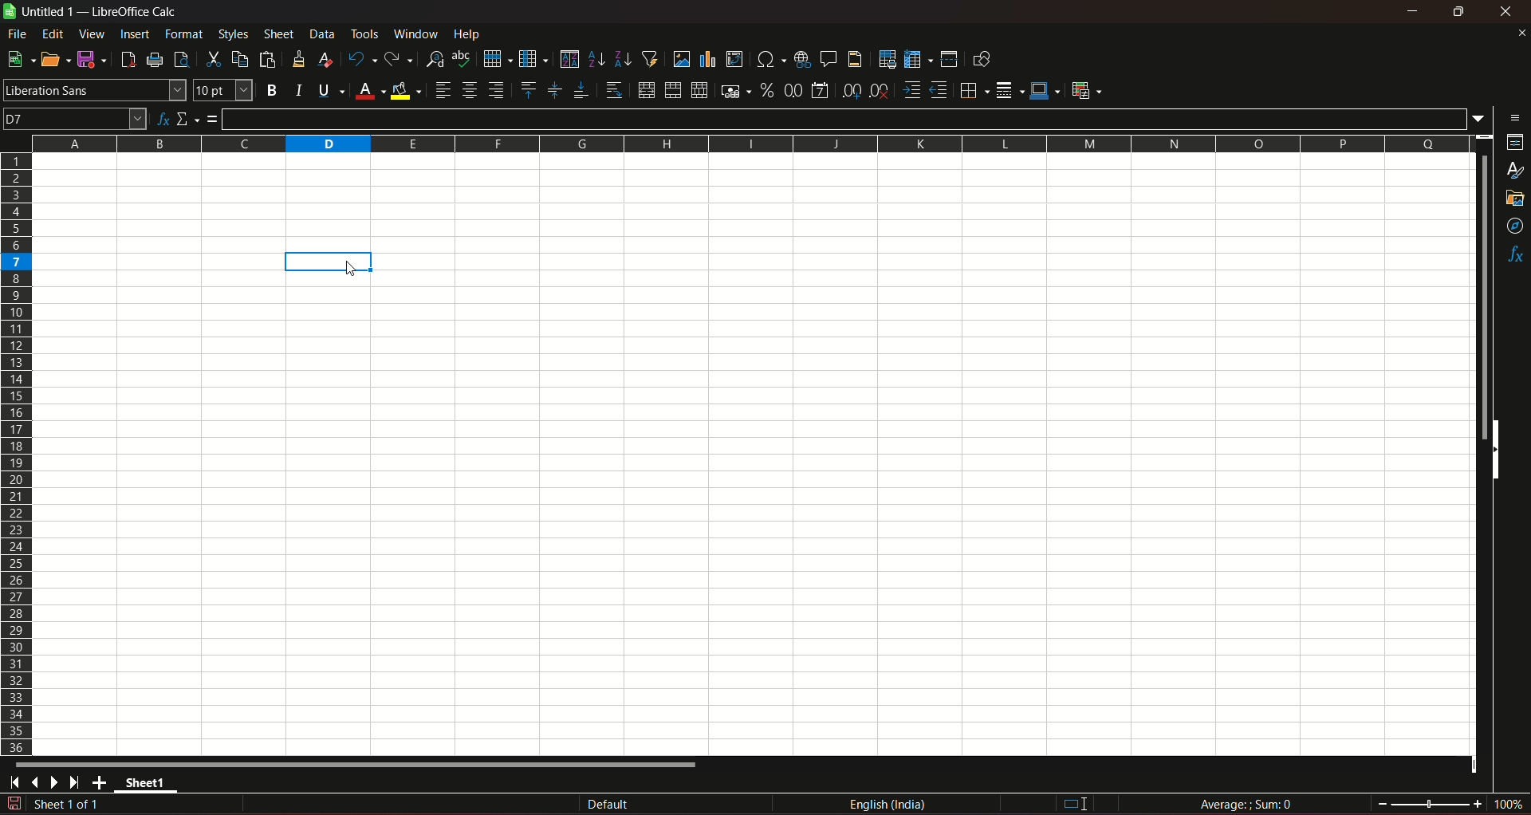 The height and width of the screenshot is (815, 1531). Describe the element at coordinates (352, 270) in the screenshot. I see `cursor` at that location.